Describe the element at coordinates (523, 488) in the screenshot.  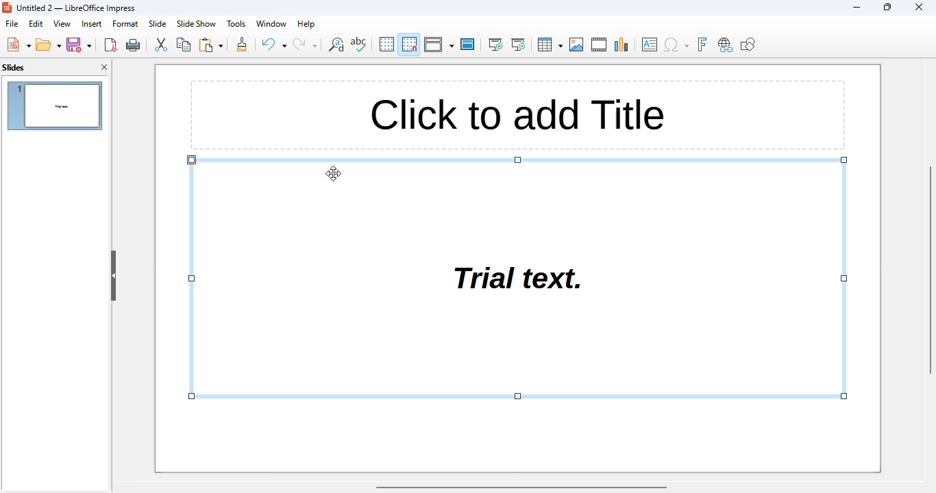
I see `horizontal scroll bar` at that location.